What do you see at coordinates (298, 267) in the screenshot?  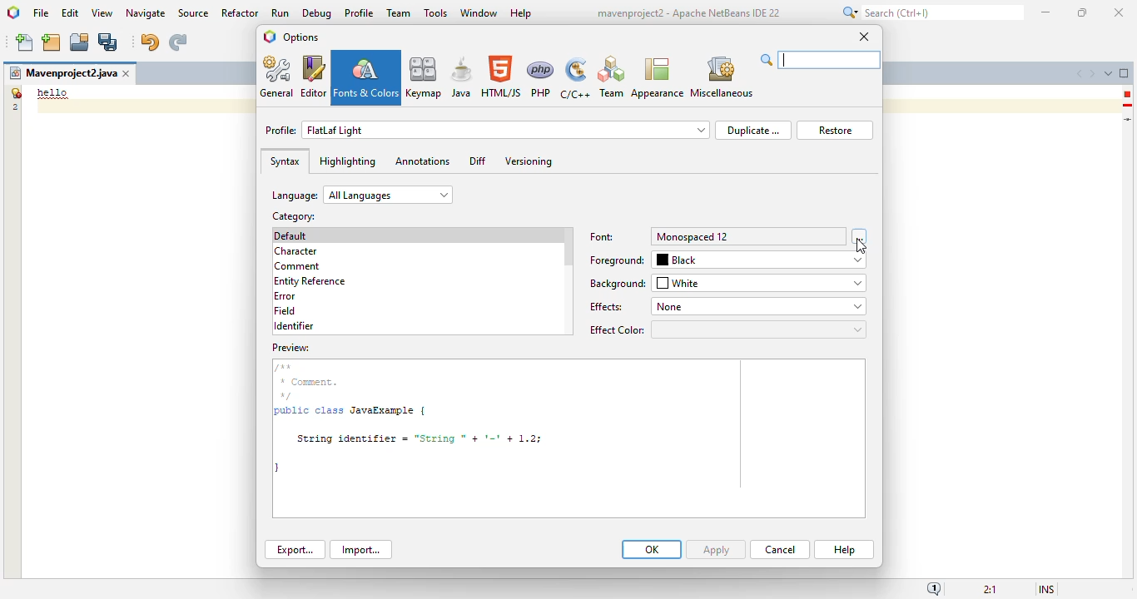 I see `comment` at bounding box center [298, 267].